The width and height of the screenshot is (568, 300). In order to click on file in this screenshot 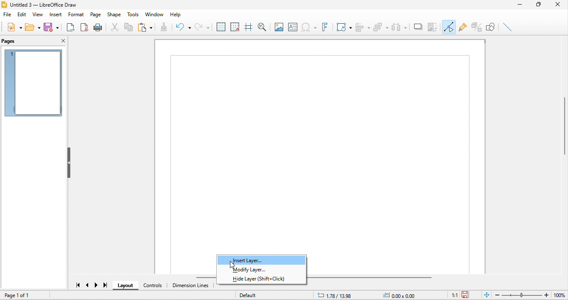, I will do `click(7, 15)`.